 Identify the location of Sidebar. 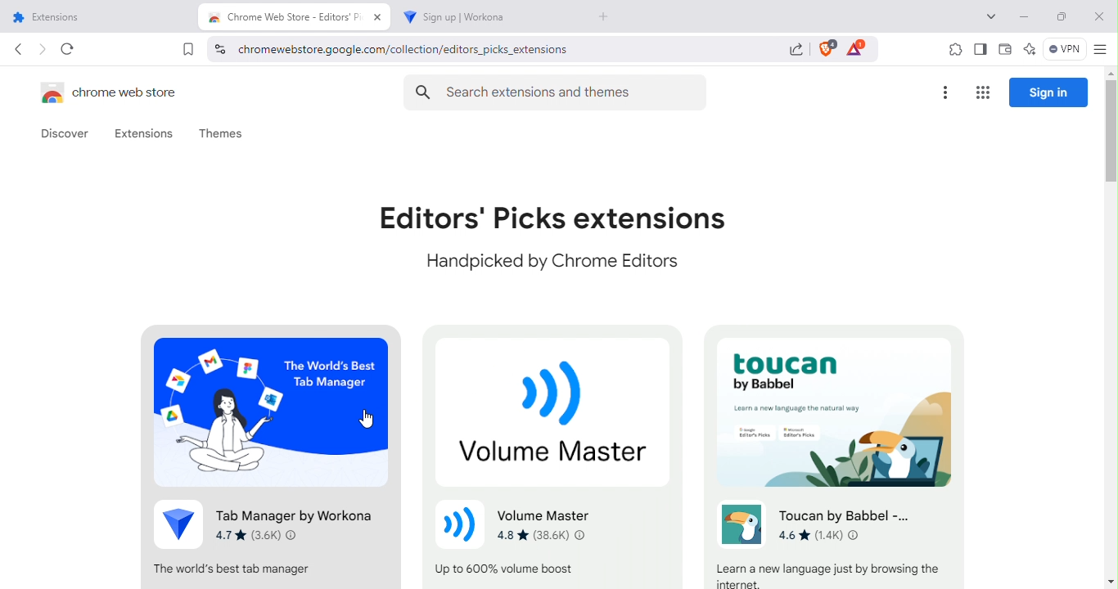
(979, 49).